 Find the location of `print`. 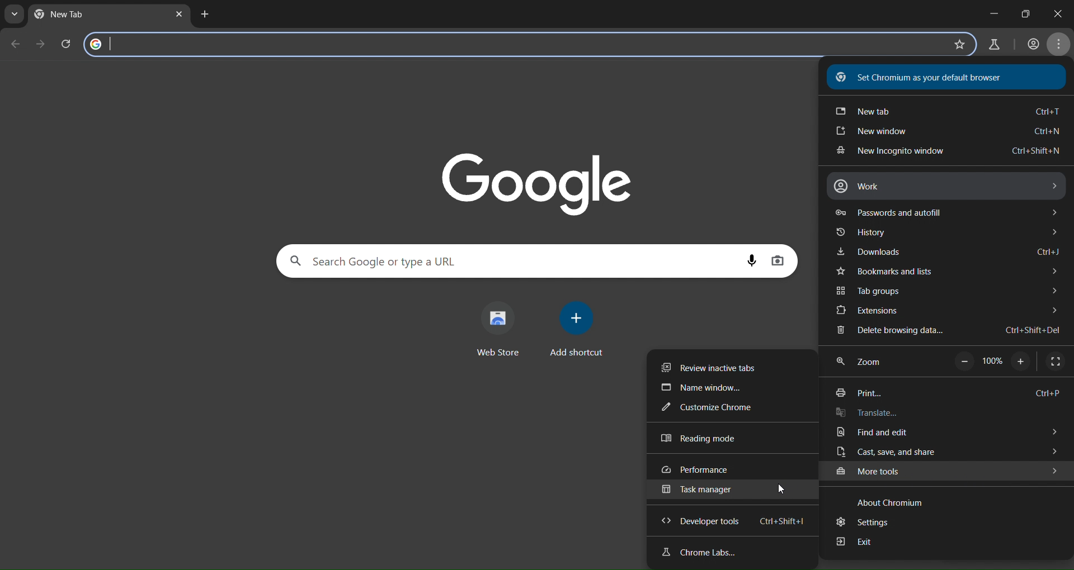

print is located at coordinates (946, 393).